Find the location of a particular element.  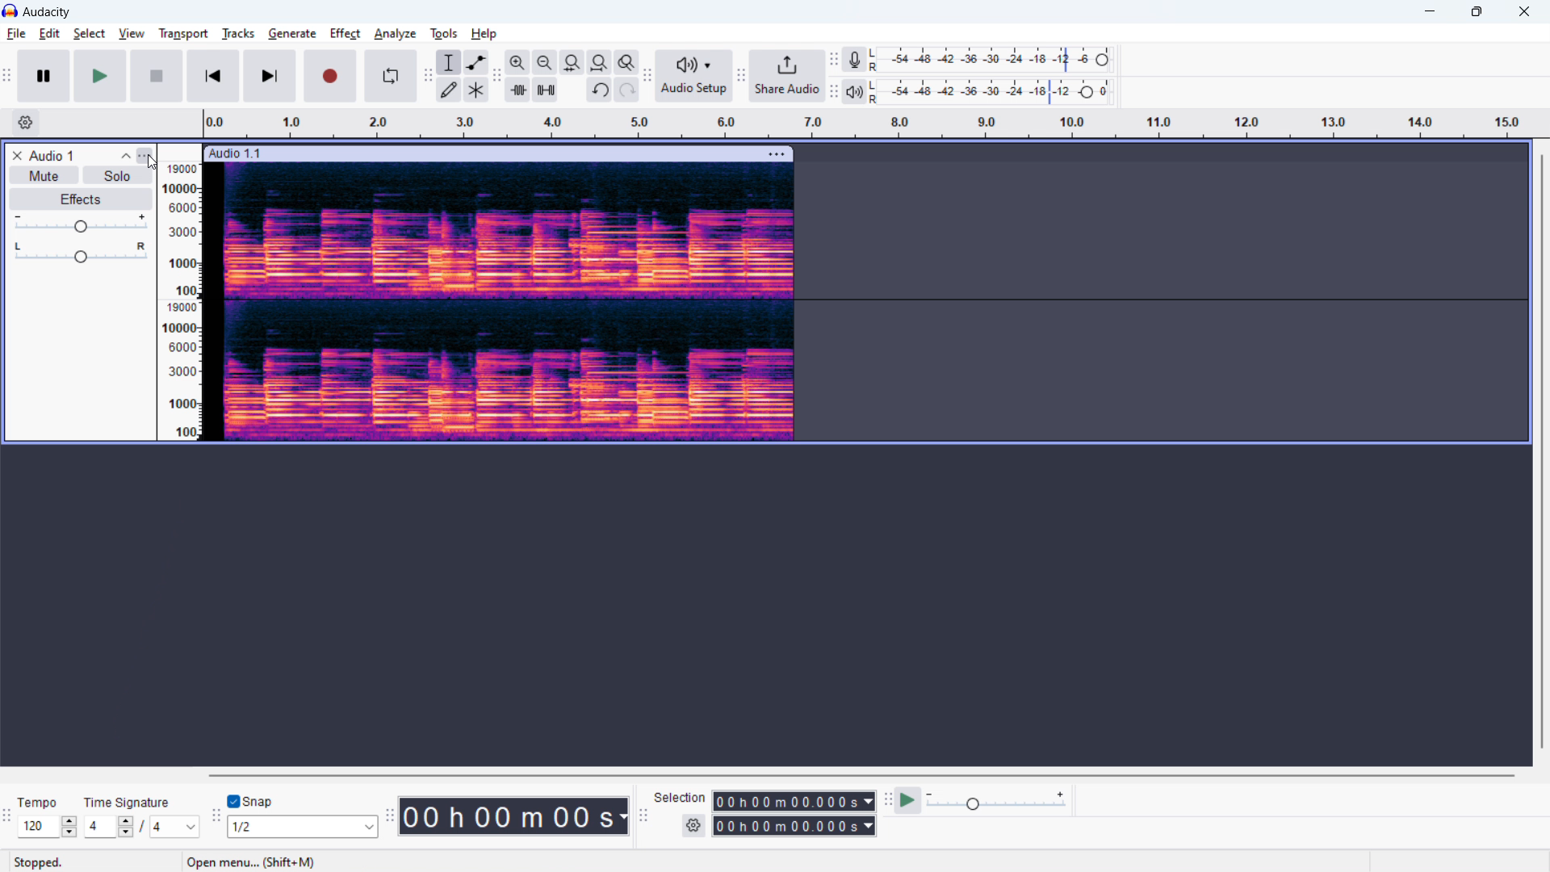

end time is located at coordinates (794, 827).